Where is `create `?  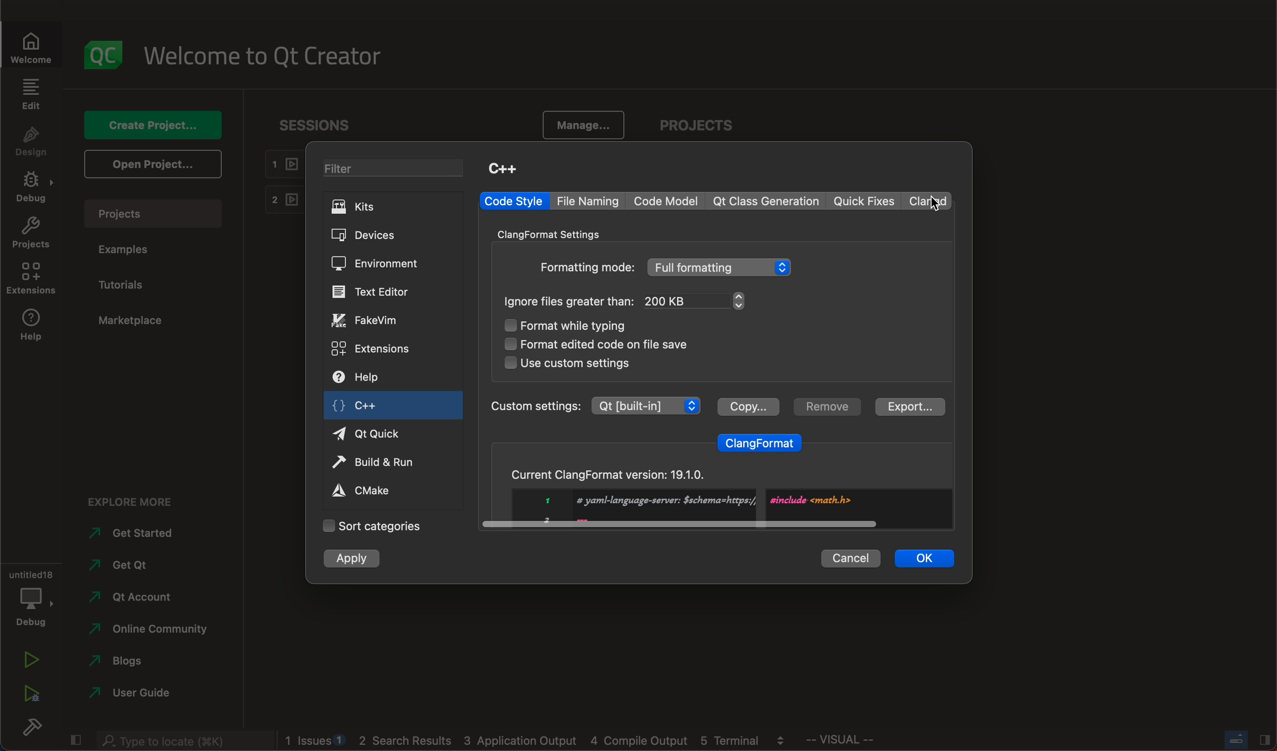
create  is located at coordinates (155, 126).